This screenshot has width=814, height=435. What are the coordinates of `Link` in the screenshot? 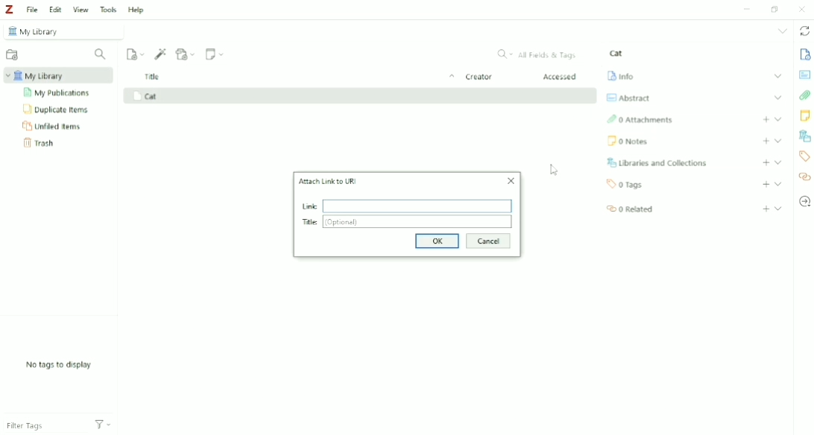 It's located at (306, 207).